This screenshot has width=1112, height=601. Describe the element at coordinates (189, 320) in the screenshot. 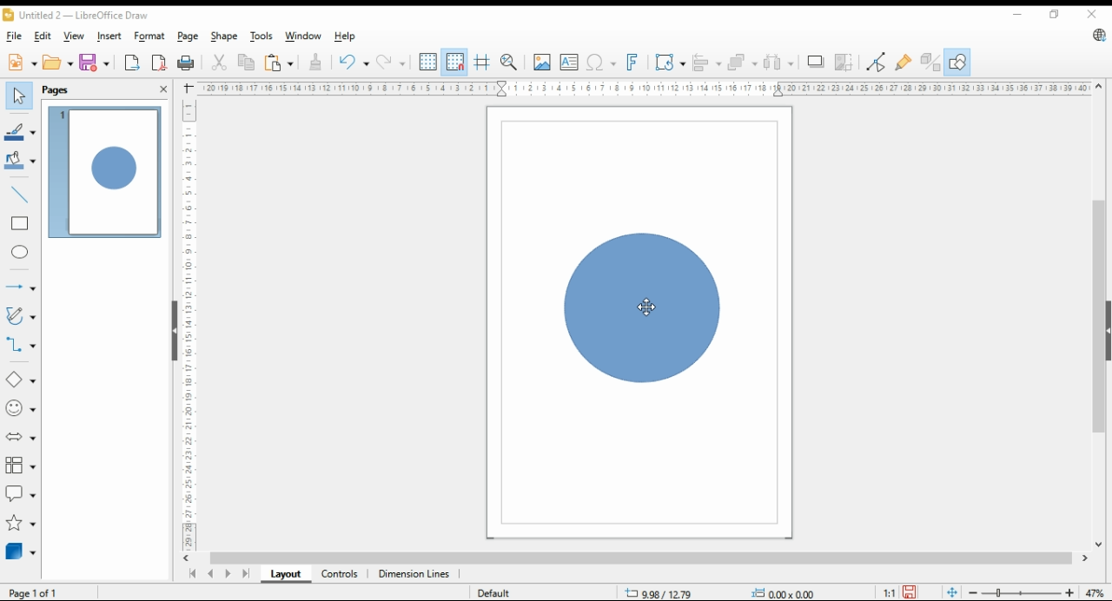

I see `Ruler` at that location.